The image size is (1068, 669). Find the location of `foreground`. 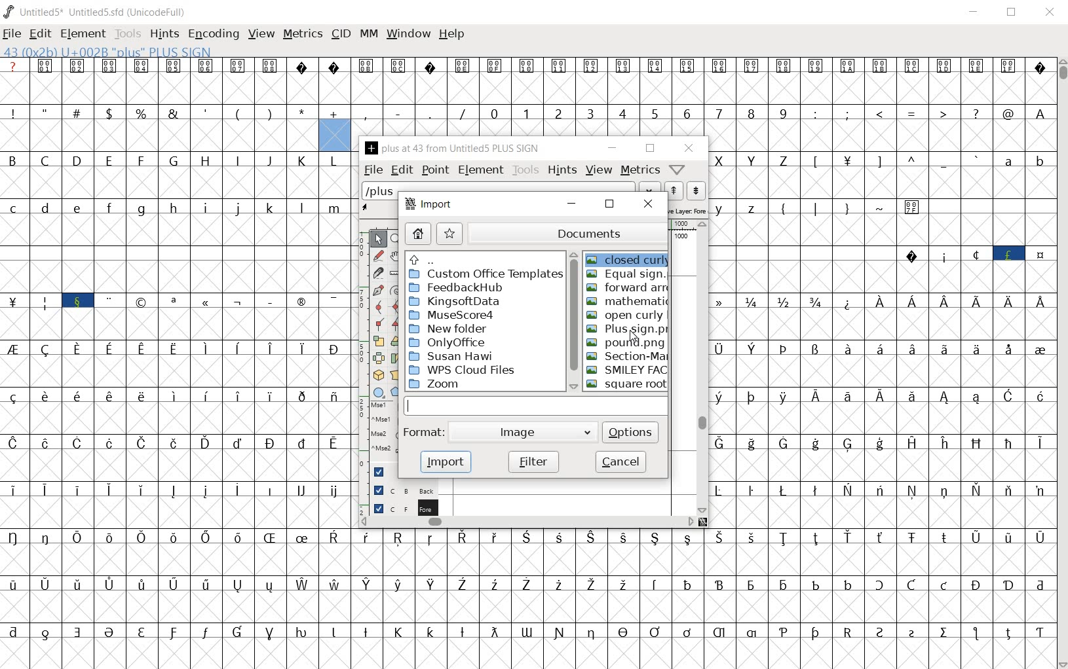

foreground is located at coordinates (400, 506).